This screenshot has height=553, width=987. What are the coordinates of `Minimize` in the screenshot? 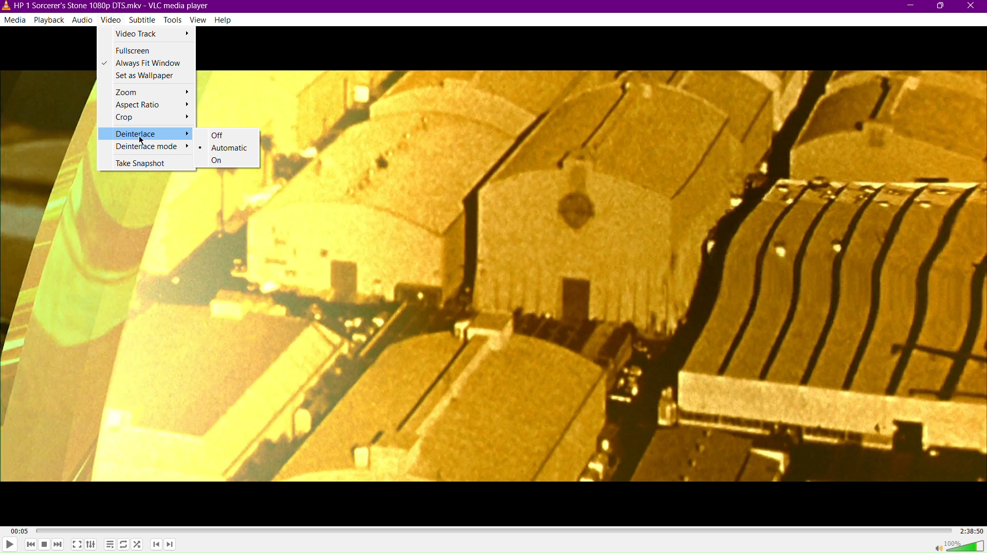 It's located at (912, 6).